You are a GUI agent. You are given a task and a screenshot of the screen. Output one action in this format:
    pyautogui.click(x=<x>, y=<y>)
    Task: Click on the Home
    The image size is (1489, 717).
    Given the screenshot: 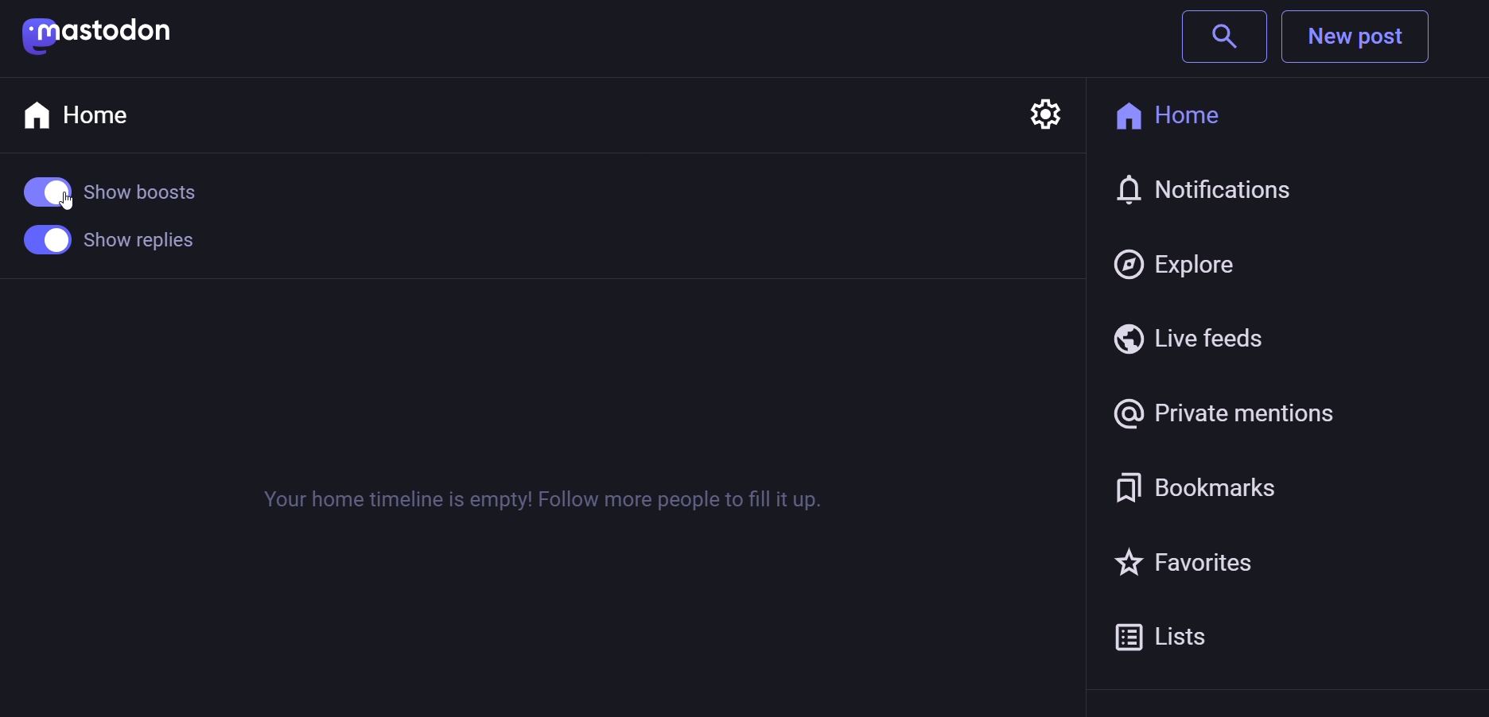 What is the action you would take?
    pyautogui.click(x=1179, y=111)
    